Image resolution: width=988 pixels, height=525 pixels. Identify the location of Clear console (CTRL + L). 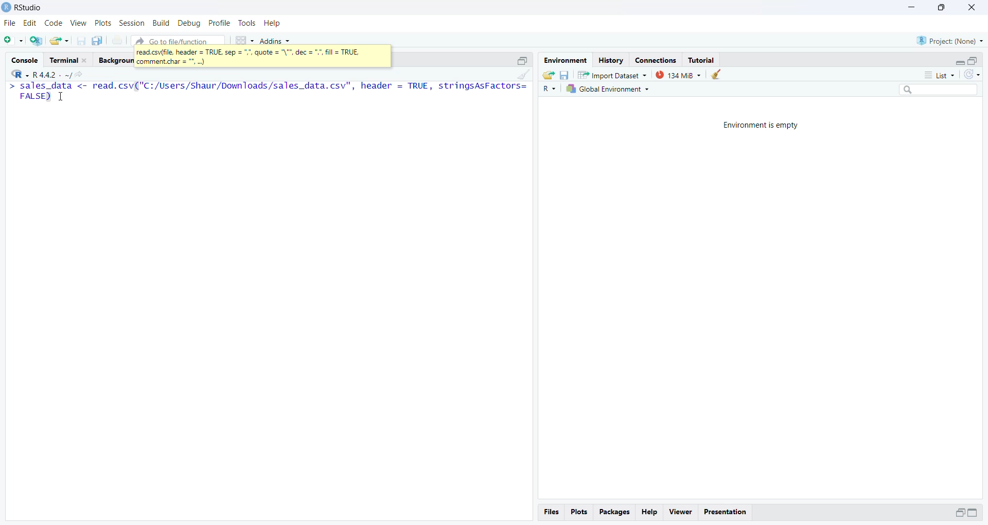
(522, 74).